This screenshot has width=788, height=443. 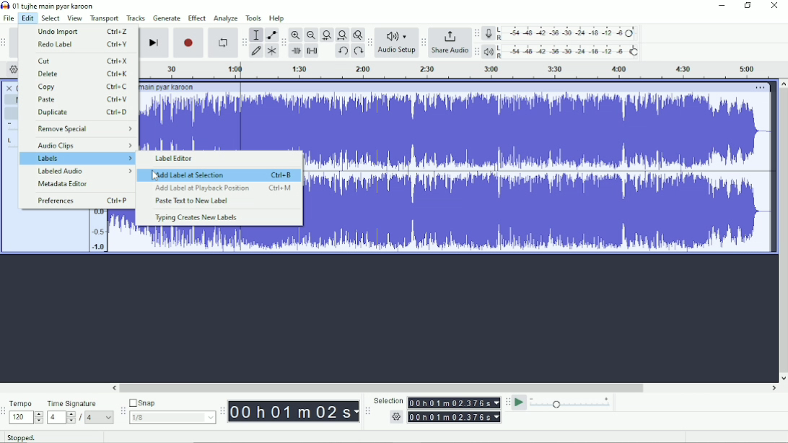 What do you see at coordinates (244, 42) in the screenshot?
I see `Audacity tools toolbar` at bounding box center [244, 42].